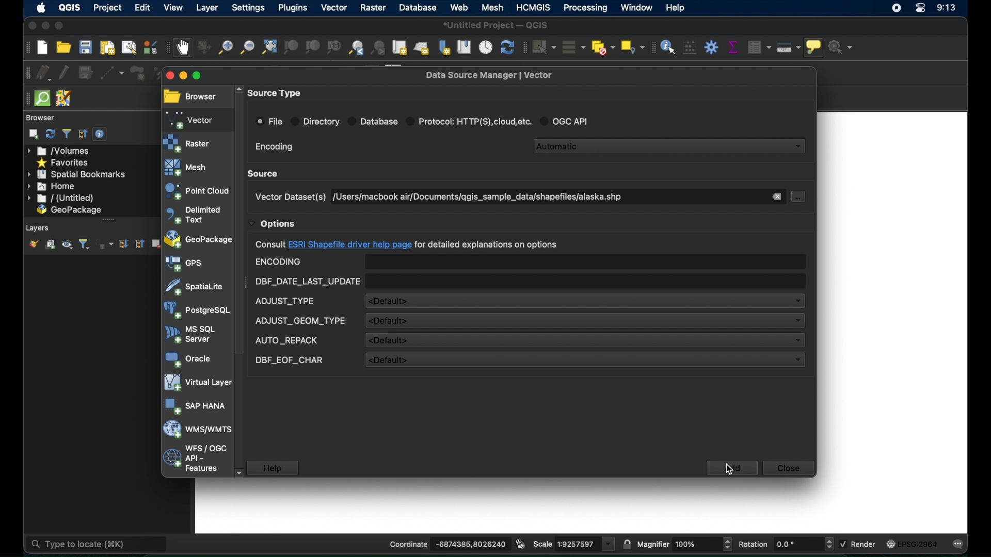 This screenshot has width=991, height=557. I want to click on selection toolbar, so click(524, 47).